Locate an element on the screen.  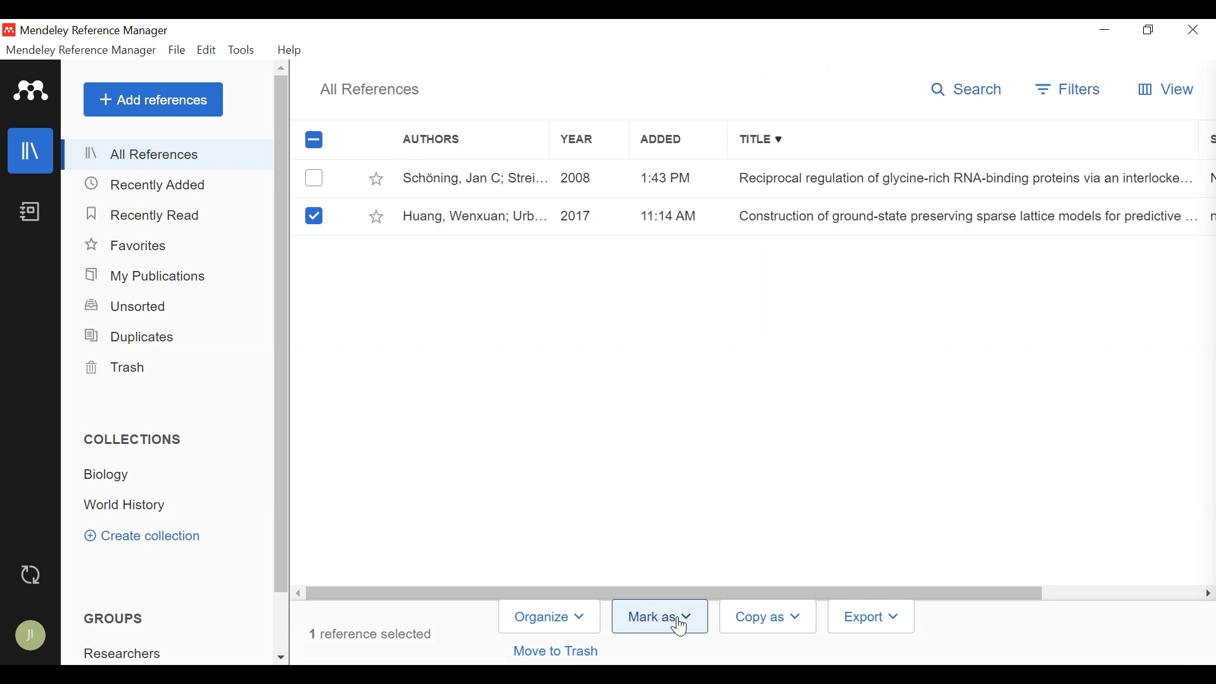
Mark As is located at coordinates (660, 616).